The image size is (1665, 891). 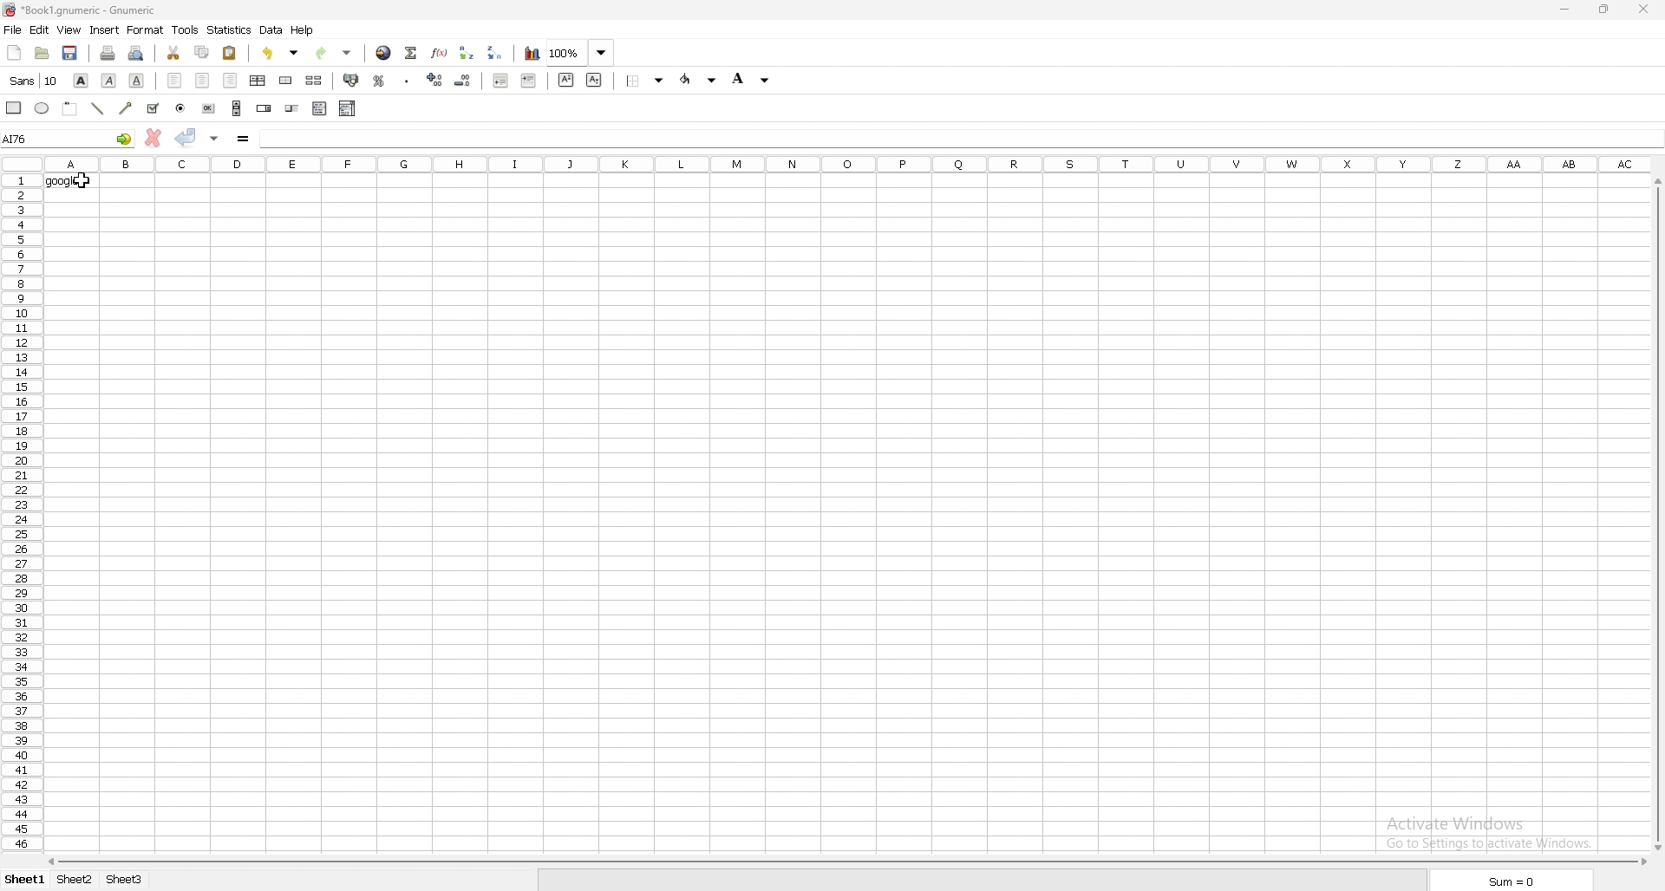 What do you see at coordinates (335, 53) in the screenshot?
I see `redo` at bounding box center [335, 53].